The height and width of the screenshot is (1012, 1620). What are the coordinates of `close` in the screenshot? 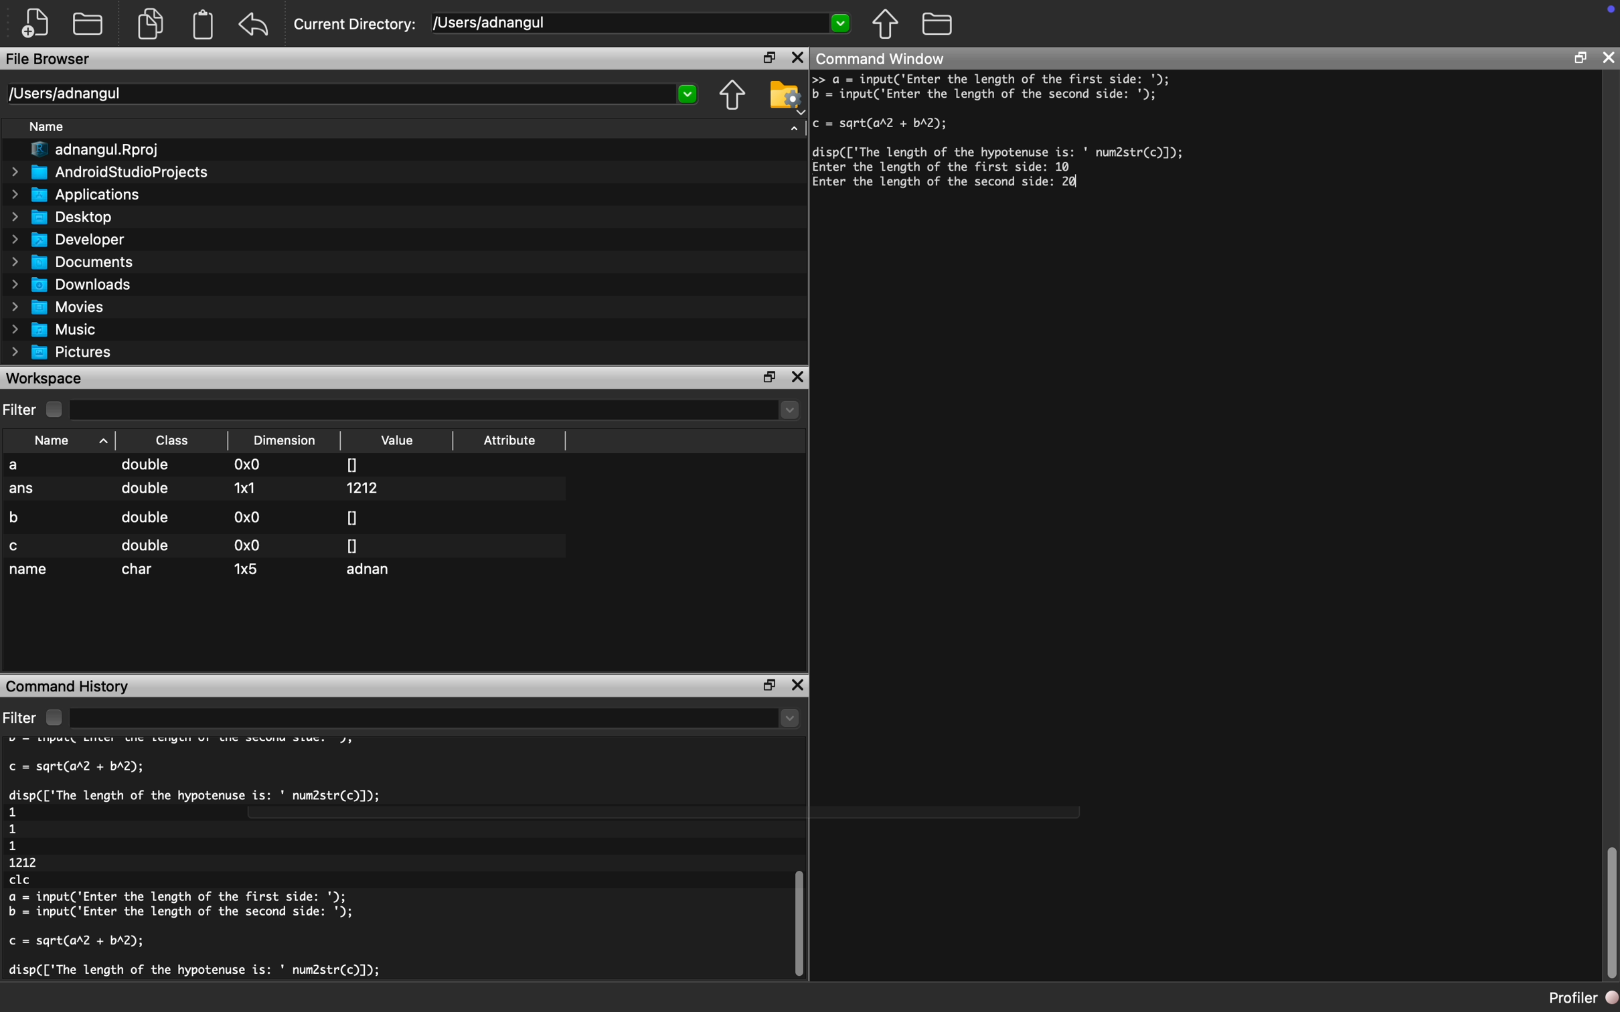 It's located at (801, 377).